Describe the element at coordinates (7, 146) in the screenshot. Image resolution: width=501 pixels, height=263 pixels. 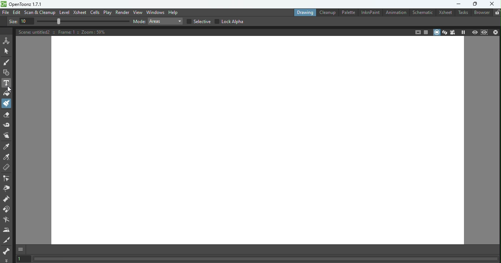
I see `Style picker tool` at that location.